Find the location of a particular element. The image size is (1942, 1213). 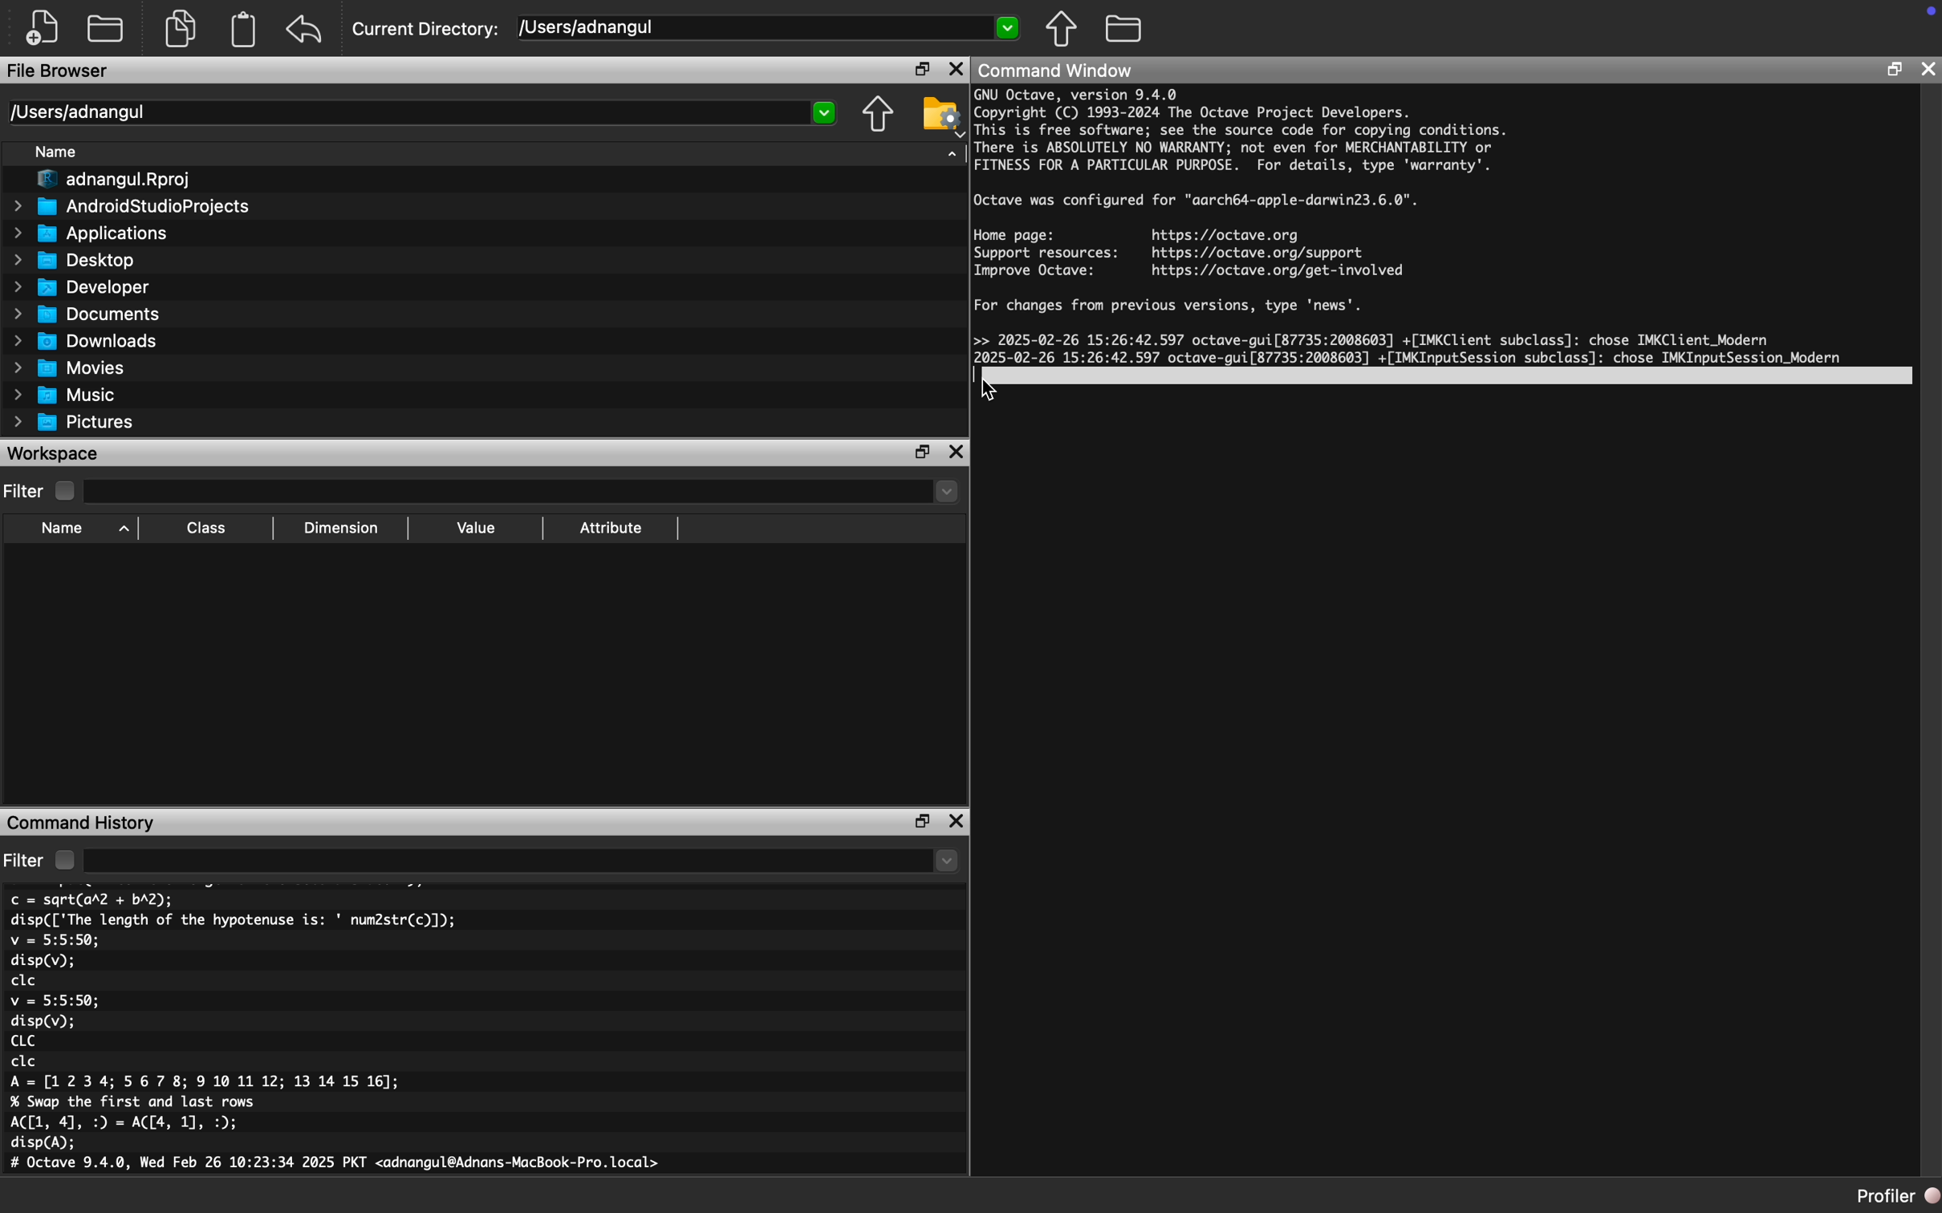

v = 5:5:50; is located at coordinates (55, 940).